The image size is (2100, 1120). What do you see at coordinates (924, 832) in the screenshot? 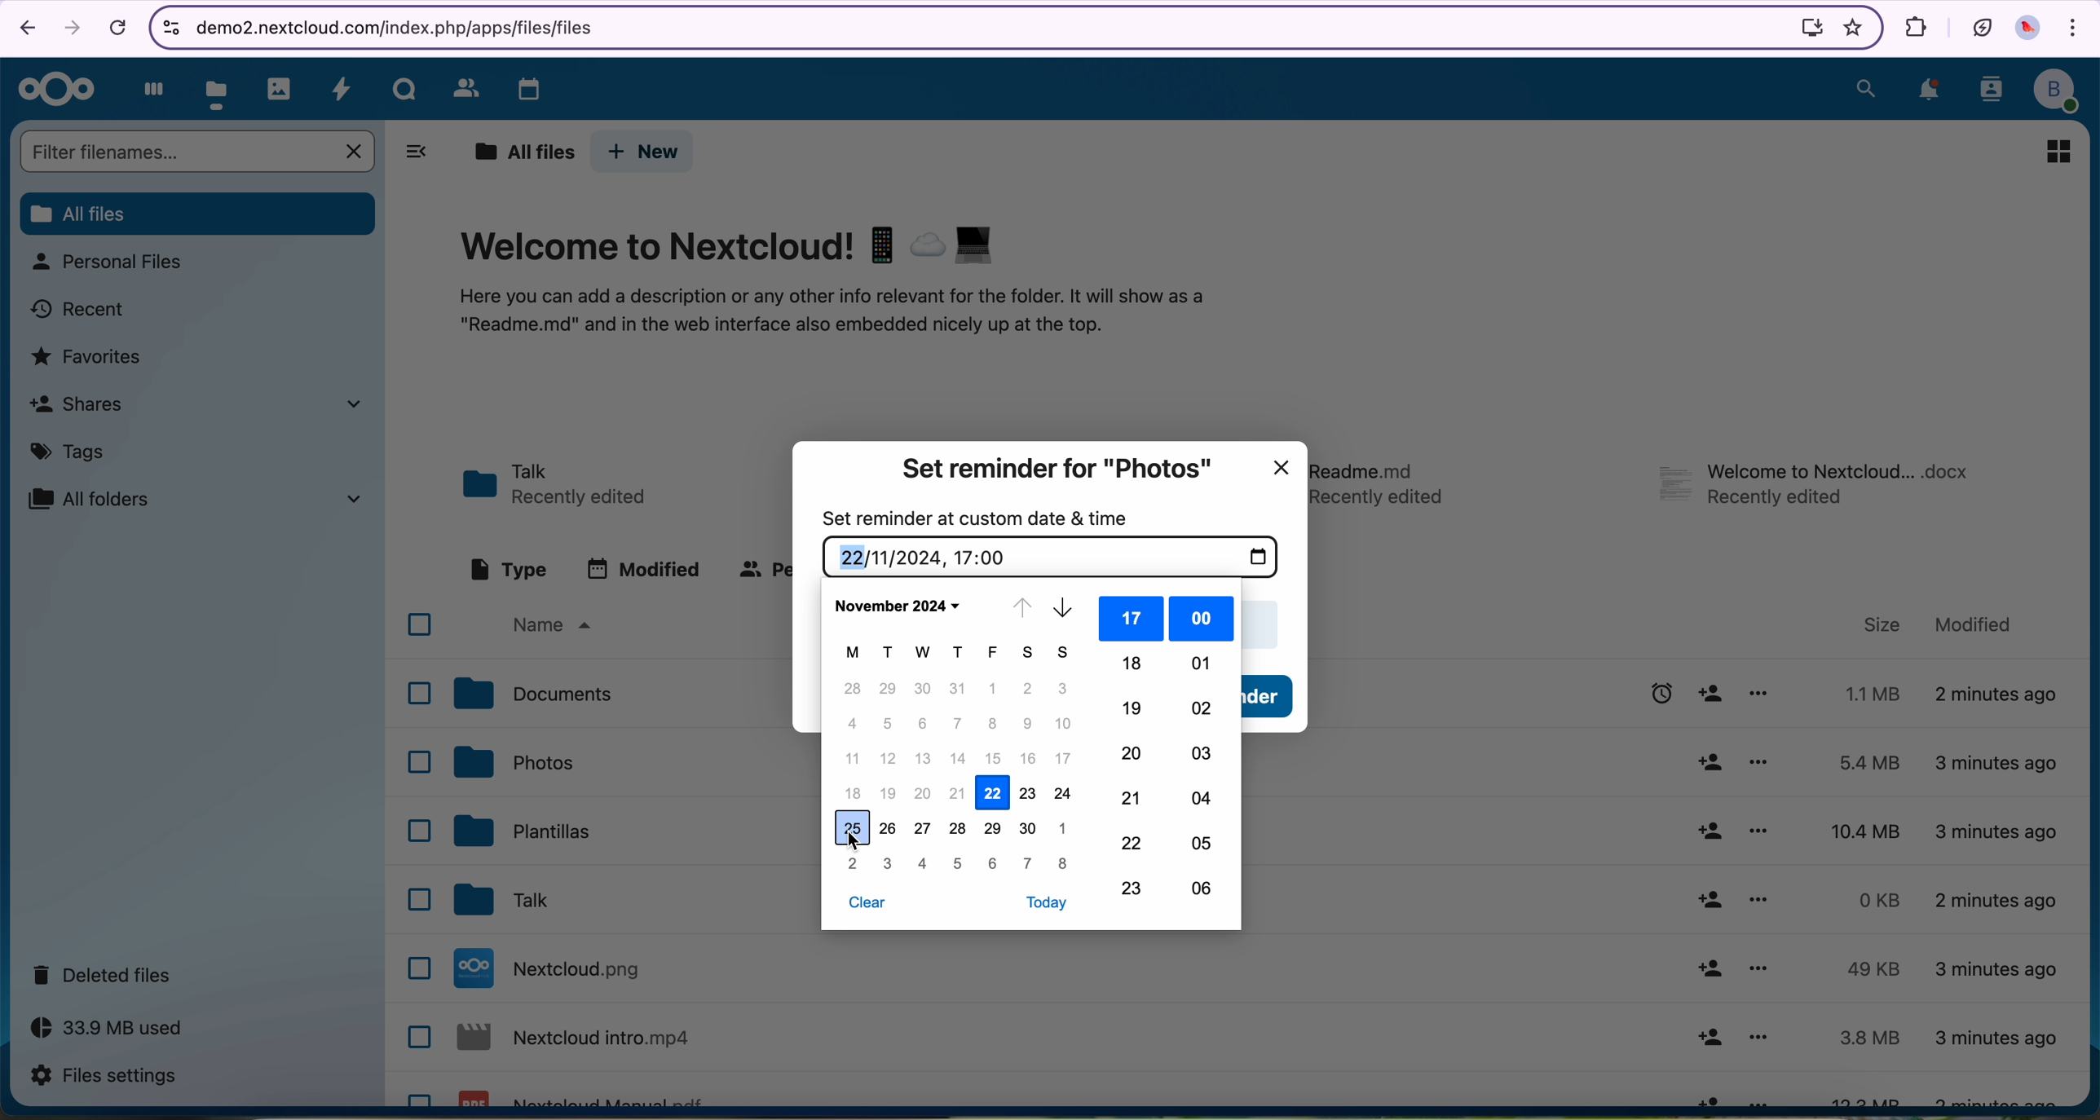
I see `27` at bounding box center [924, 832].